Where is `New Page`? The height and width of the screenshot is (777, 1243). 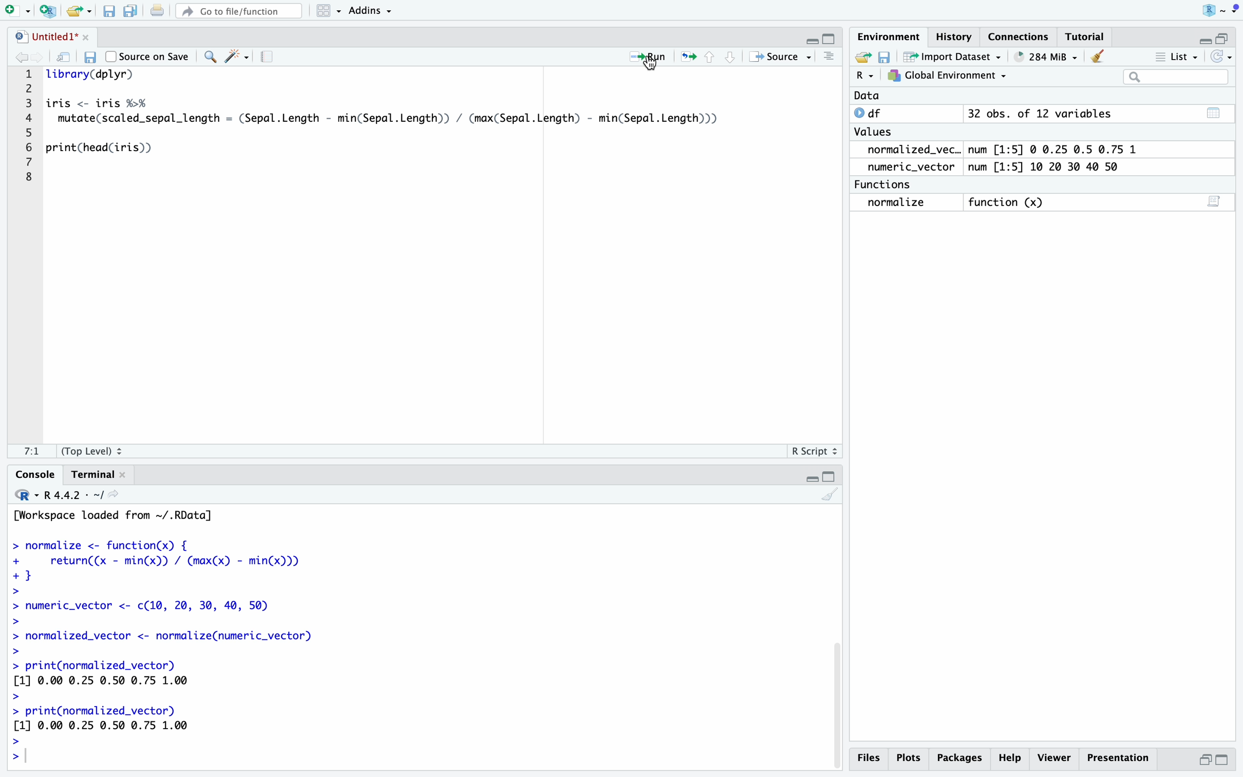 New Page is located at coordinates (13, 9).